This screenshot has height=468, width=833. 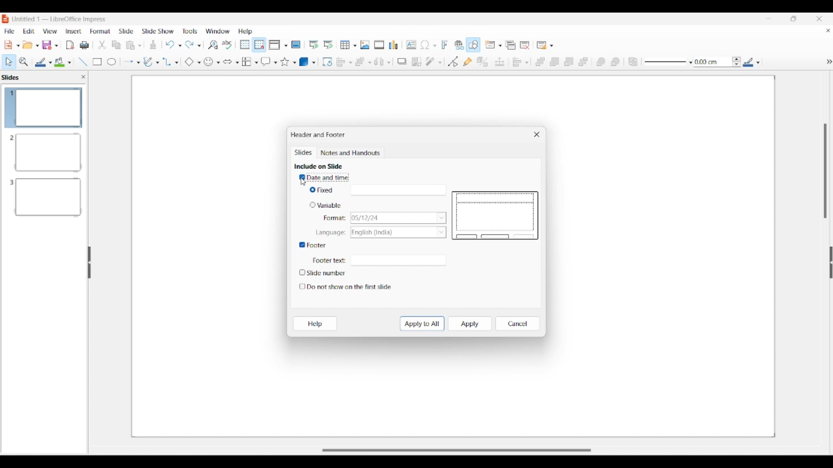 I want to click on Snap to grid highlighted, so click(x=259, y=45).